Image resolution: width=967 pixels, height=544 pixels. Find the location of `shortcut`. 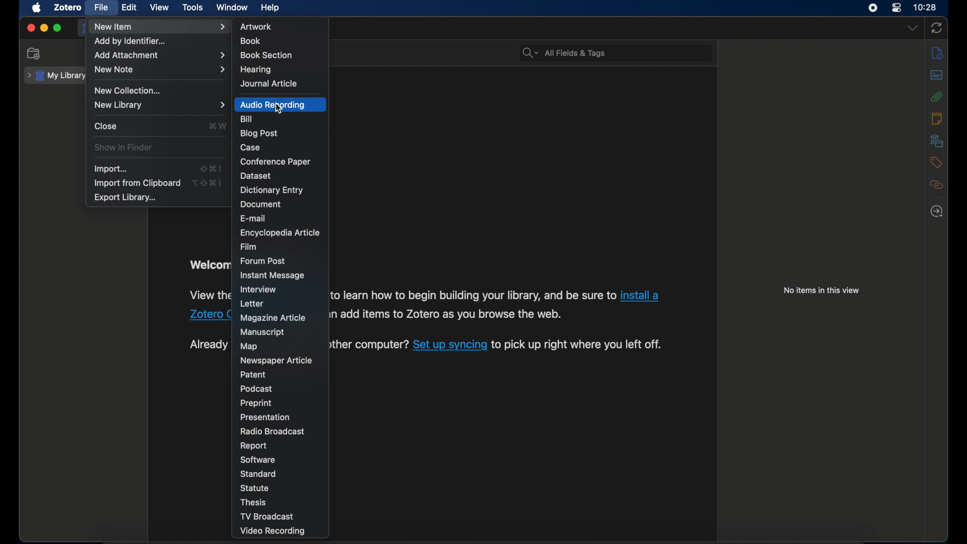

shortcut is located at coordinates (212, 168).